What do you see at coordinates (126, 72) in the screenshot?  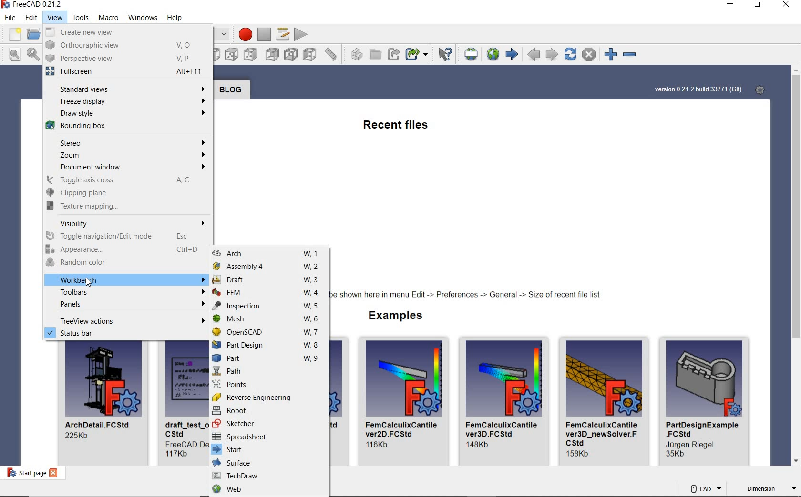 I see `fullscreen` at bounding box center [126, 72].